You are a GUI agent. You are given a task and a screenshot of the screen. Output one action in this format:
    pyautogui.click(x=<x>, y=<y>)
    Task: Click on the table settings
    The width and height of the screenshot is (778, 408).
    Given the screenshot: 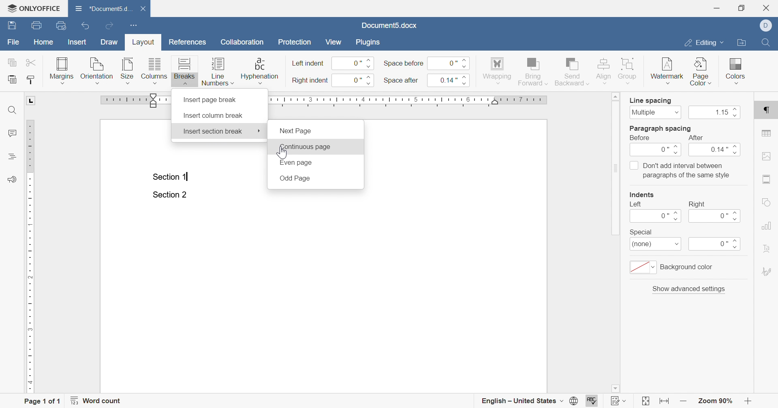 What is the action you would take?
    pyautogui.click(x=767, y=133)
    